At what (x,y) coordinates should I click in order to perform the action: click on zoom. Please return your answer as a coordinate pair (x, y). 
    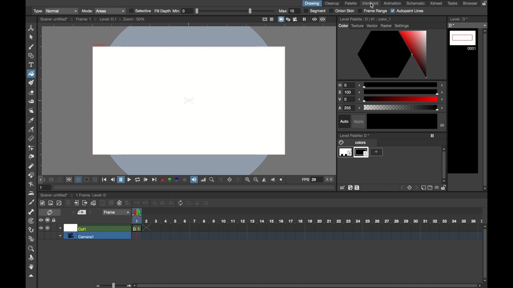
    Looking at the image, I should click on (212, 180).